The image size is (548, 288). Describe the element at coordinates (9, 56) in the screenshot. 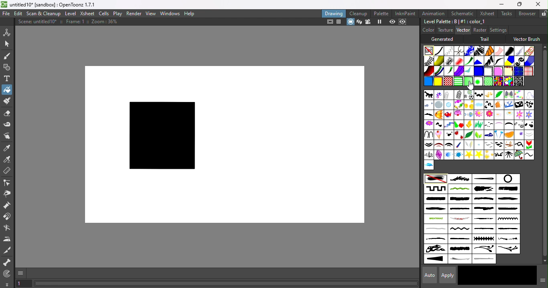

I see `Brush tool` at that location.